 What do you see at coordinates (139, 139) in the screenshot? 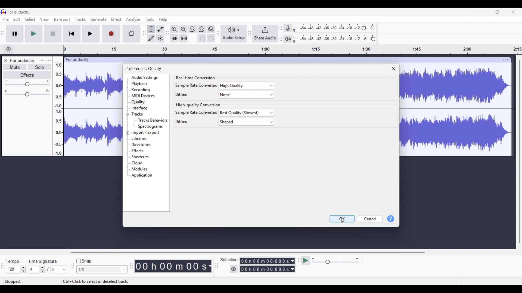
I see `Libraries` at bounding box center [139, 139].